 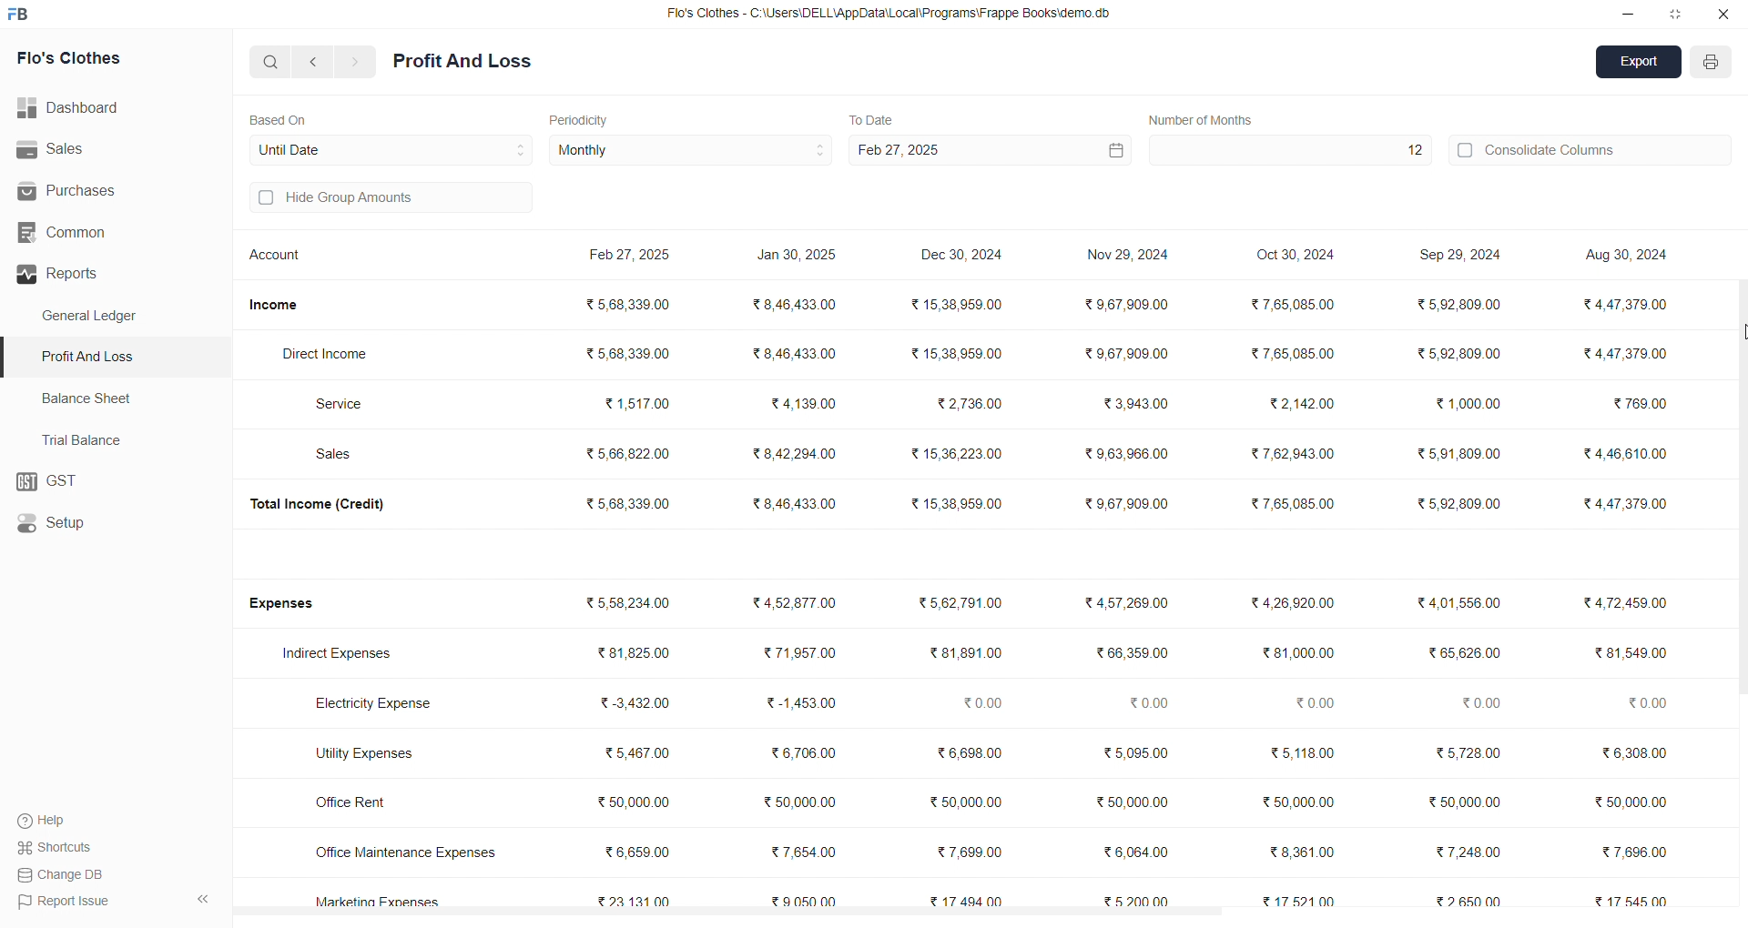 What do you see at coordinates (50, 820) in the screenshot?
I see `Help` at bounding box center [50, 820].